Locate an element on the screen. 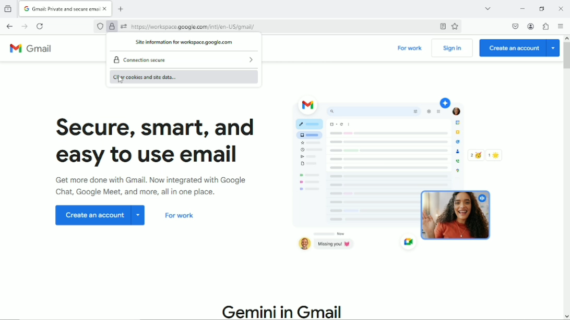 This screenshot has height=320, width=570. Save to pocket is located at coordinates (515, 26).